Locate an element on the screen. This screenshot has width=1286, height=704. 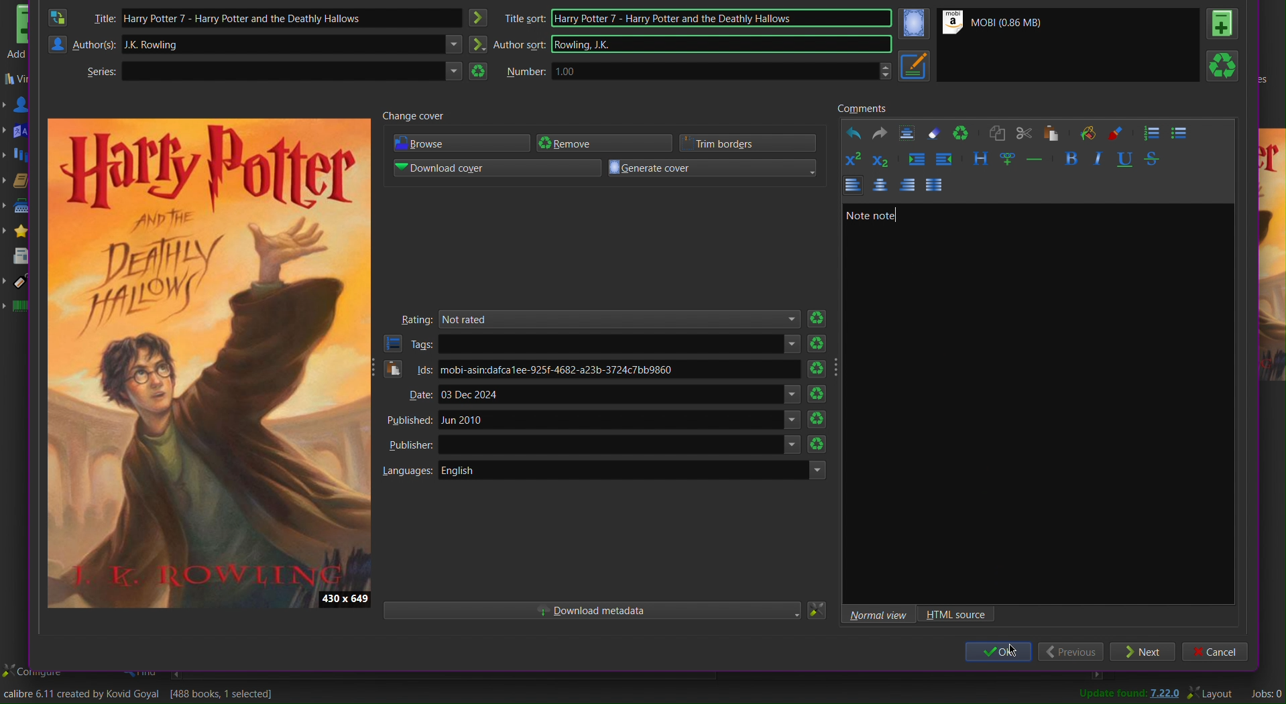
Redo is located at coordinates (880, 133).